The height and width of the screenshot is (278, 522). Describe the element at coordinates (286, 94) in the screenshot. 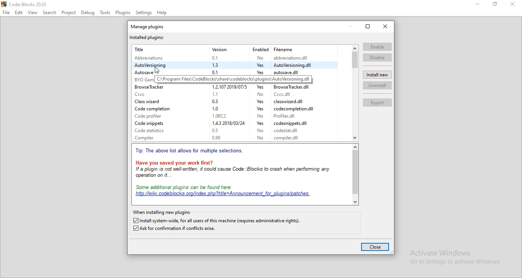

I see `Cece.dll` at that location.